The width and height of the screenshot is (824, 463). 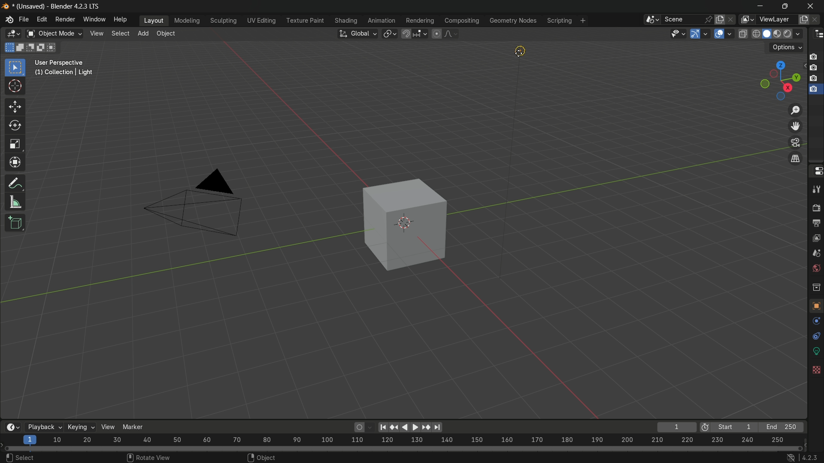 What do you see at coordinates (787, 47) in the screenshot?
I see `options` at bounding box center [787, 47].